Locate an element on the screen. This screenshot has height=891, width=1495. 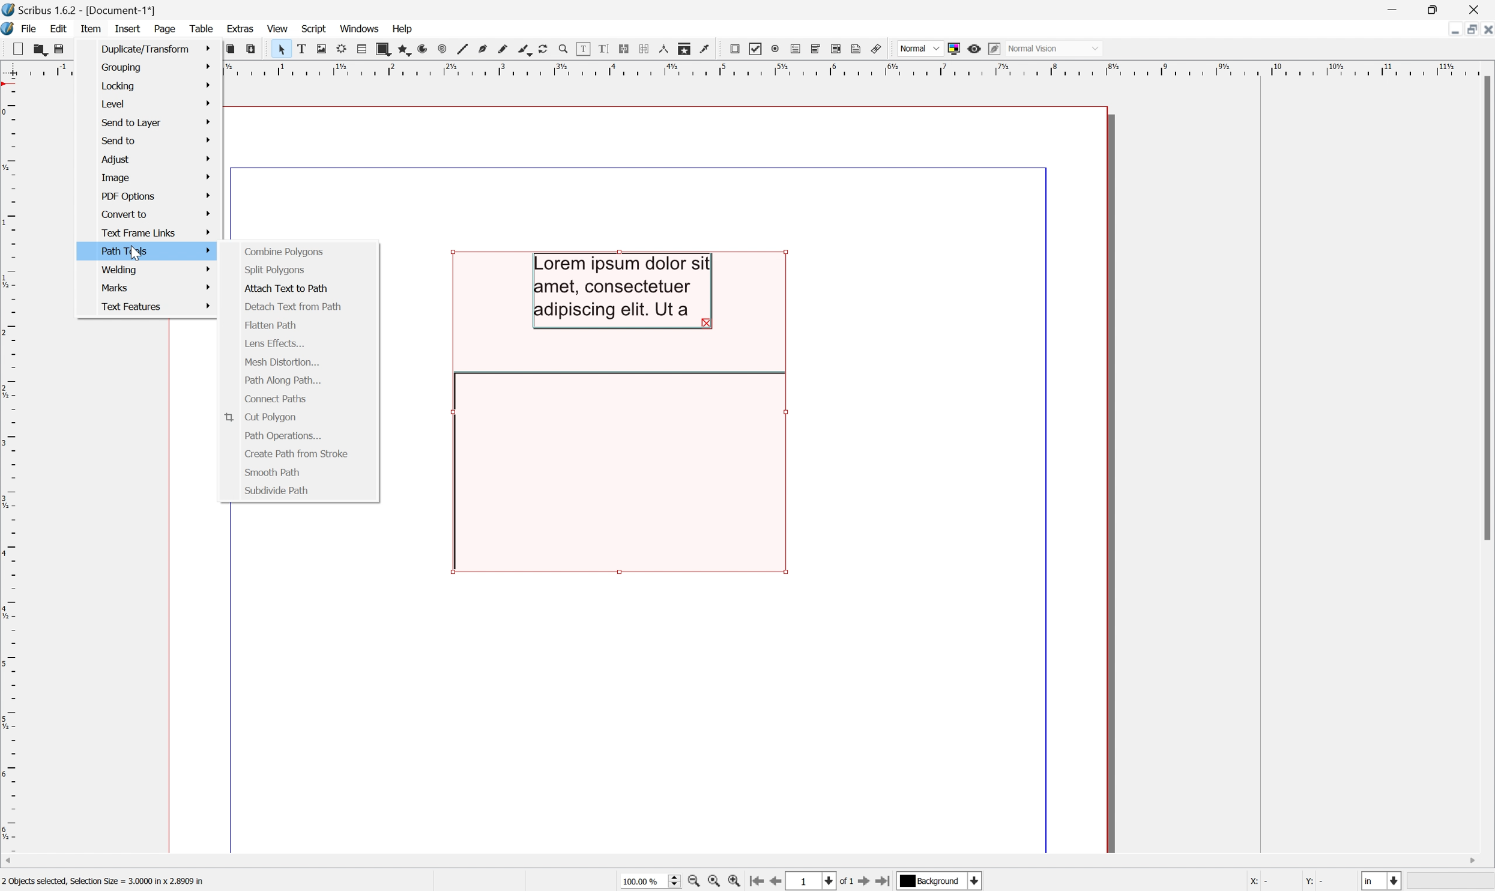
Go to the first page is located at coordinates (758, 883).